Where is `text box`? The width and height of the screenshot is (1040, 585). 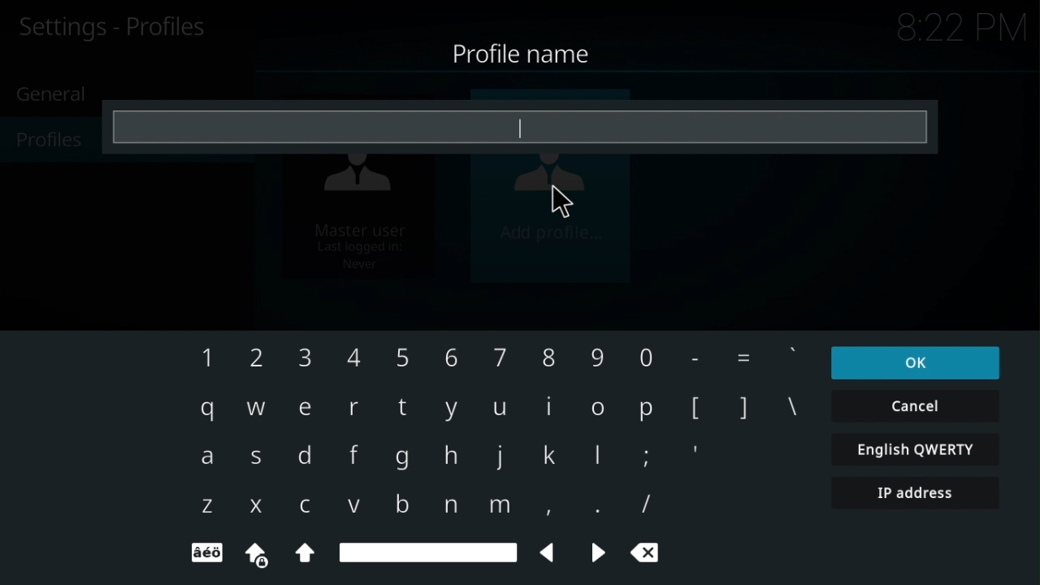
text box is located at coordinates (519, 128).